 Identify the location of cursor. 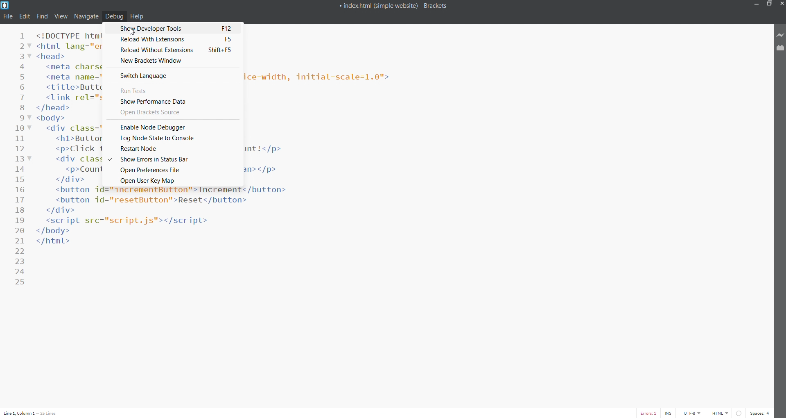
(131, 32).